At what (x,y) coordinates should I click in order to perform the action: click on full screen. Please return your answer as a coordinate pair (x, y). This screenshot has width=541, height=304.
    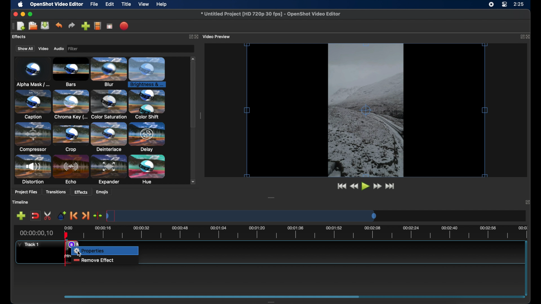
    Looking at the image, I should click on (110, 26).